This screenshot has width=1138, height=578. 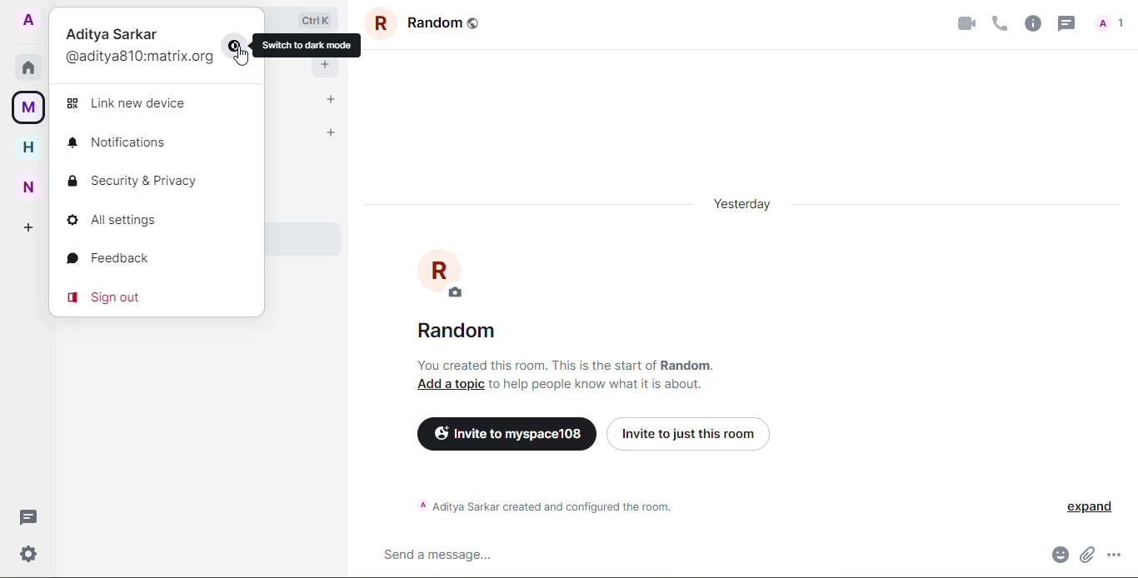 What do you see at coordinates (319, 17) in the screenshot?
I see `Ctrl K` at bounding box center [319, 17].